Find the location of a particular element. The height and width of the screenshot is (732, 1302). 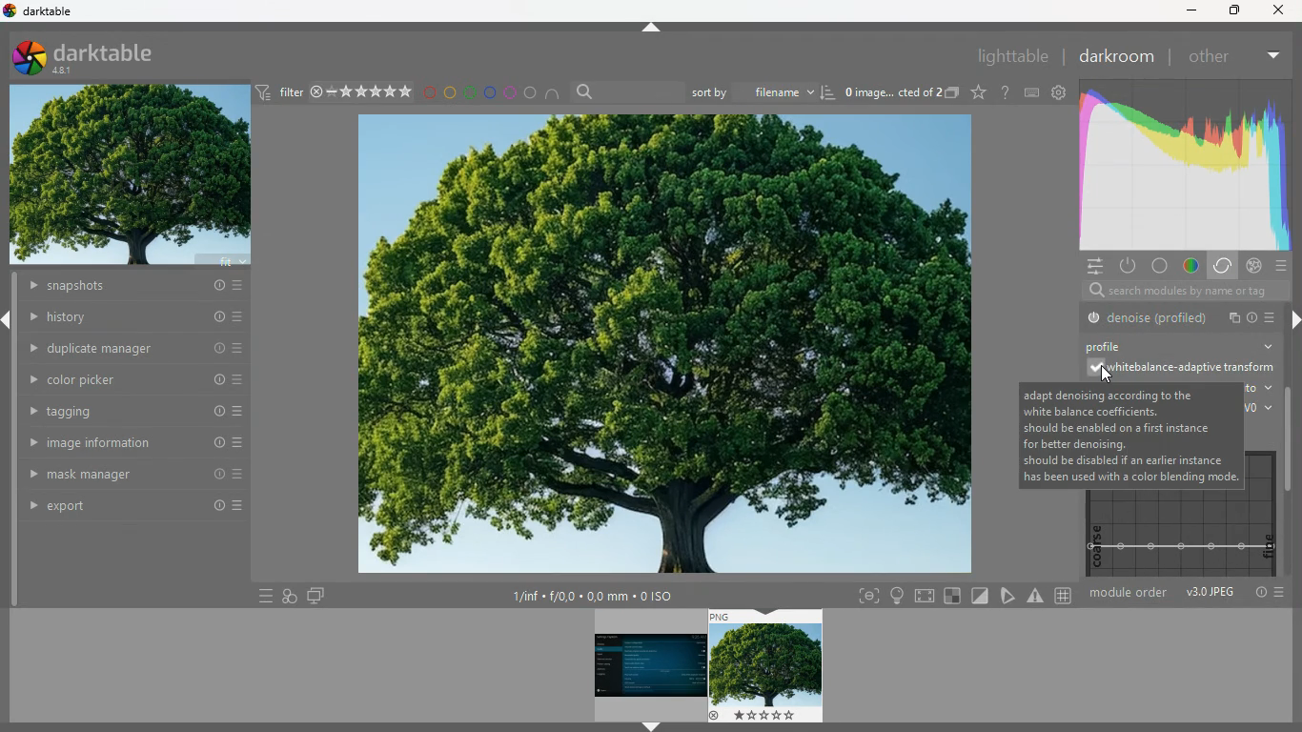

keyboard is located at coordinates (1032, 92).